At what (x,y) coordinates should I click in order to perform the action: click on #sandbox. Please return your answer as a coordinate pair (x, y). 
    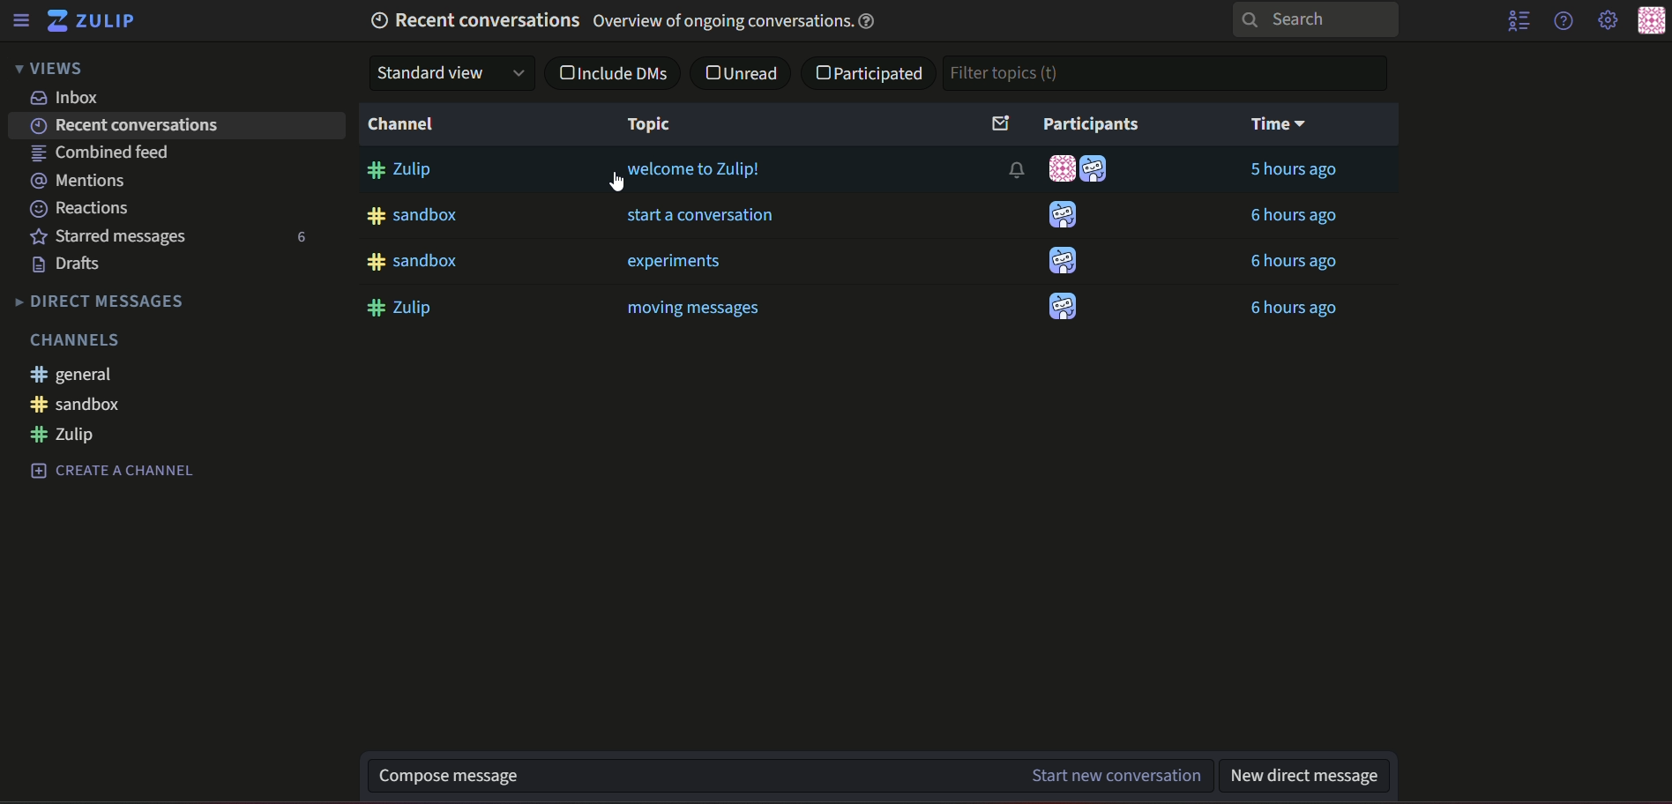
    Looking at the image, I should click on (413, 215).